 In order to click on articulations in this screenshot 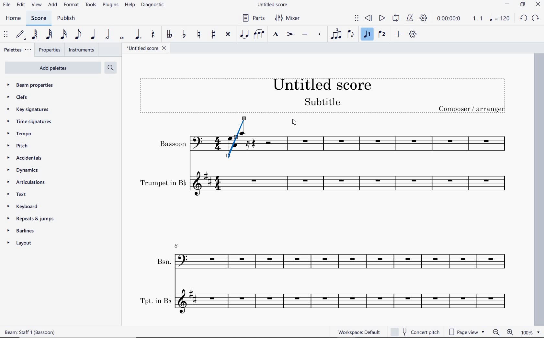, I will do `click(28, 182)`.